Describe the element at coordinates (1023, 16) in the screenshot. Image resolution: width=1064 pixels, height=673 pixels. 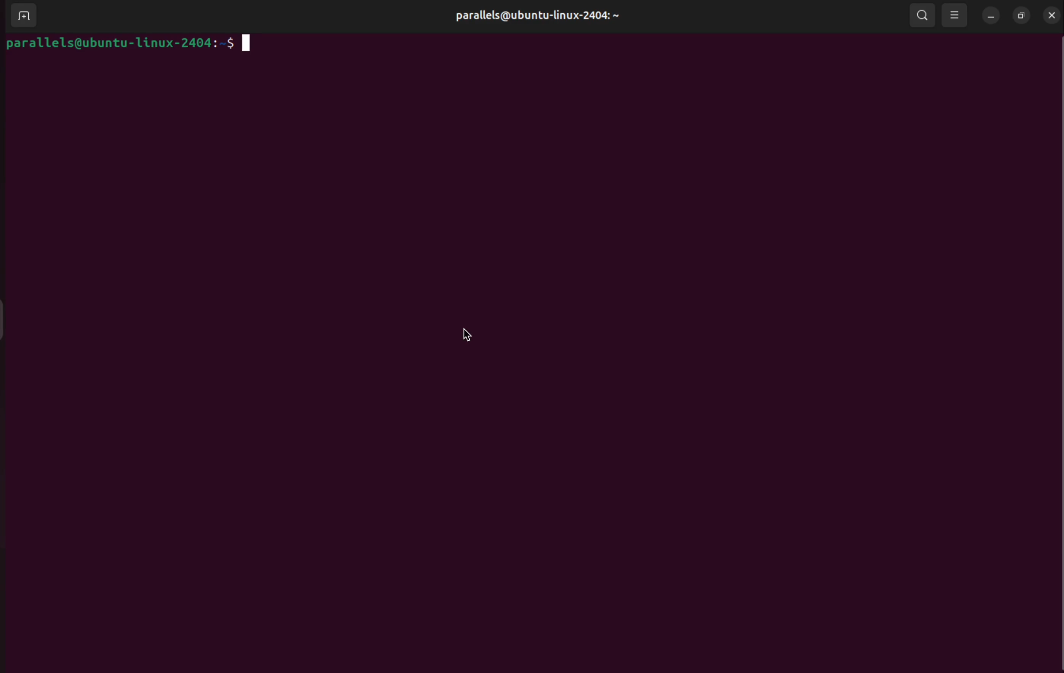
I see `resize` at that location.